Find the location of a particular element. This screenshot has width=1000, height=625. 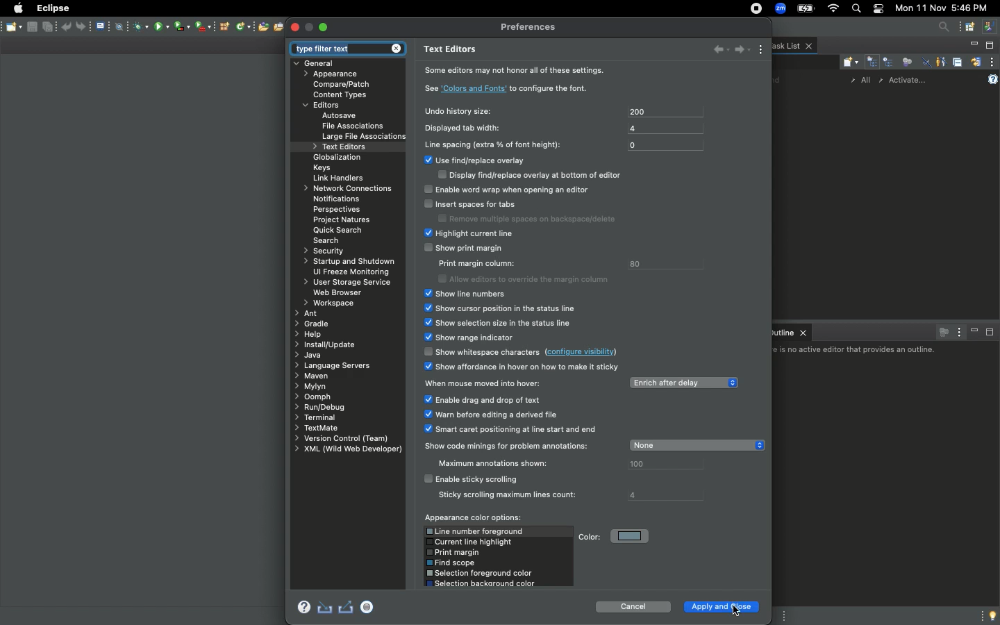

Activate is located at coordinates (912, 78).